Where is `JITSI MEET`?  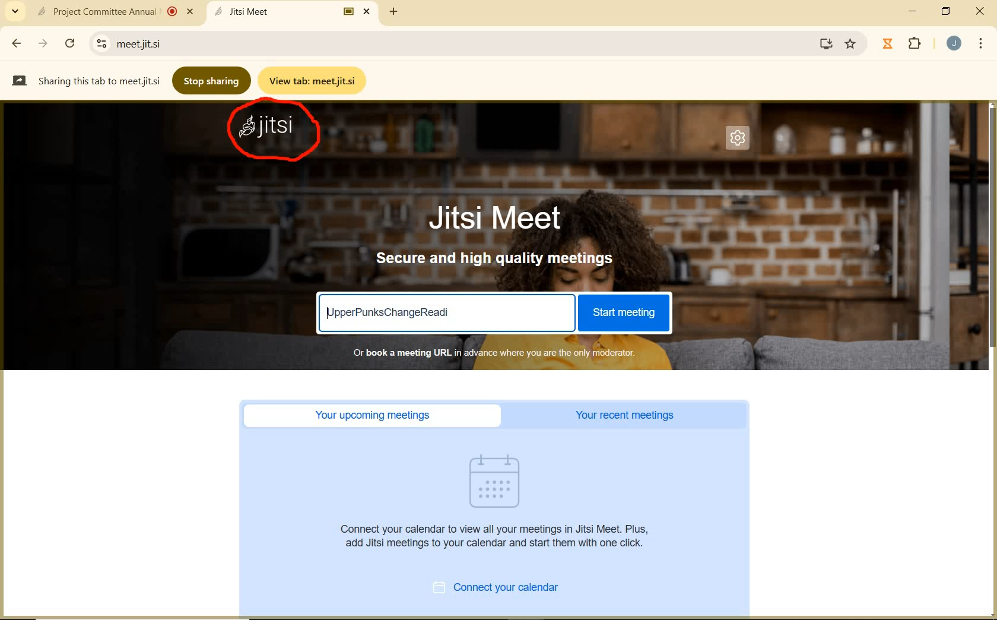
JITSI MEET is located at coordinates (506, 217).